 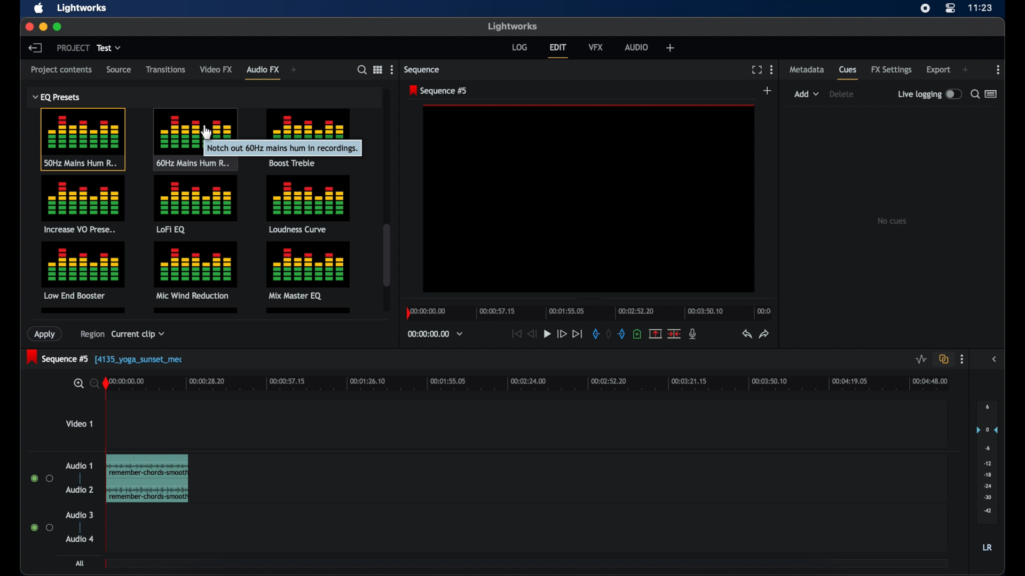 I want to click on add cue at current position, so click(x=637, y=333).